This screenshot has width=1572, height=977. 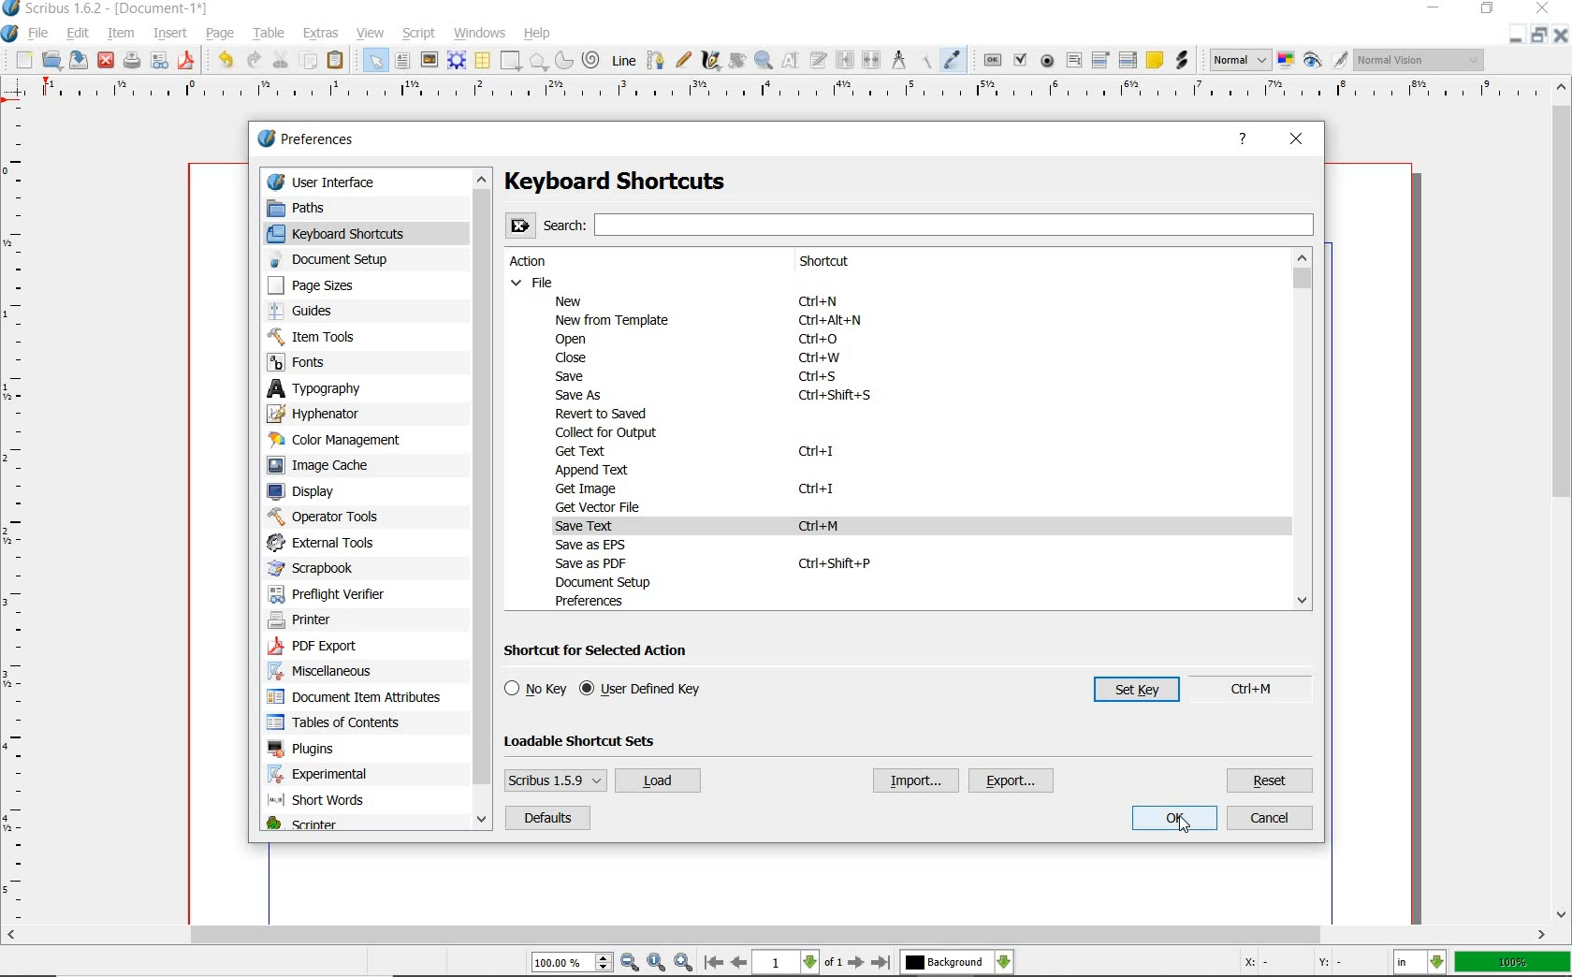 I want to click on paths, so click(x=318, y=207).